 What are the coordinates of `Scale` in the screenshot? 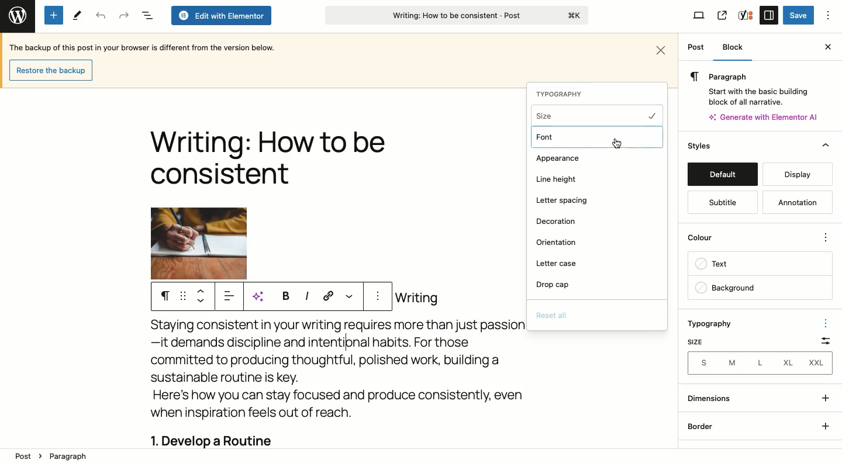 It's located at (826, 341).